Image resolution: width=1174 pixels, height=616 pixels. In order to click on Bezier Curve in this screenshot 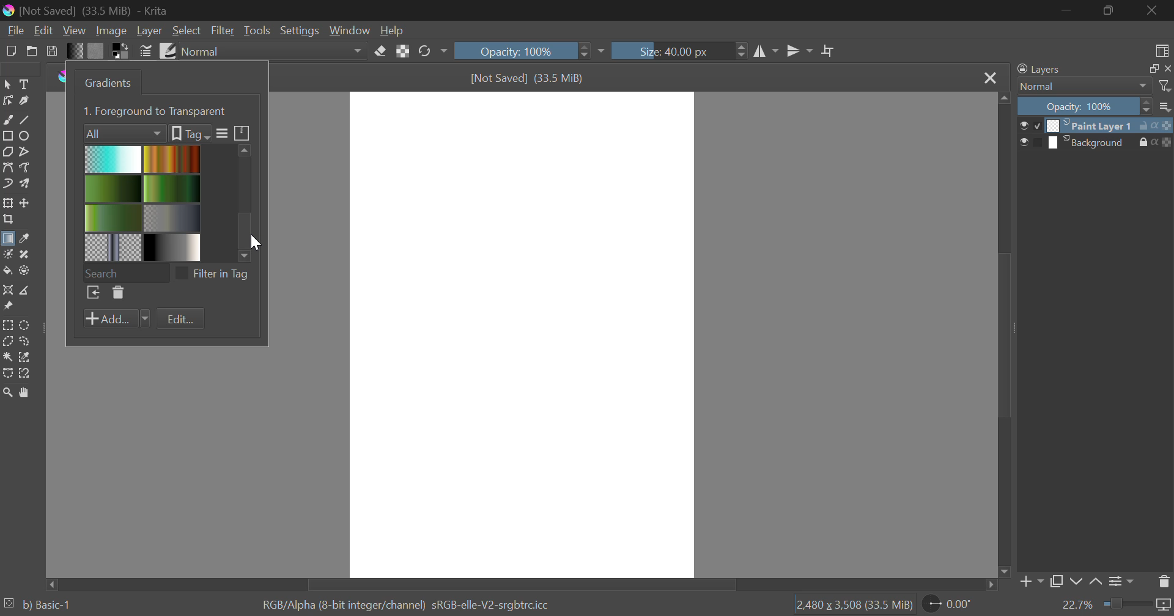, I will do `click(7, 167)`.